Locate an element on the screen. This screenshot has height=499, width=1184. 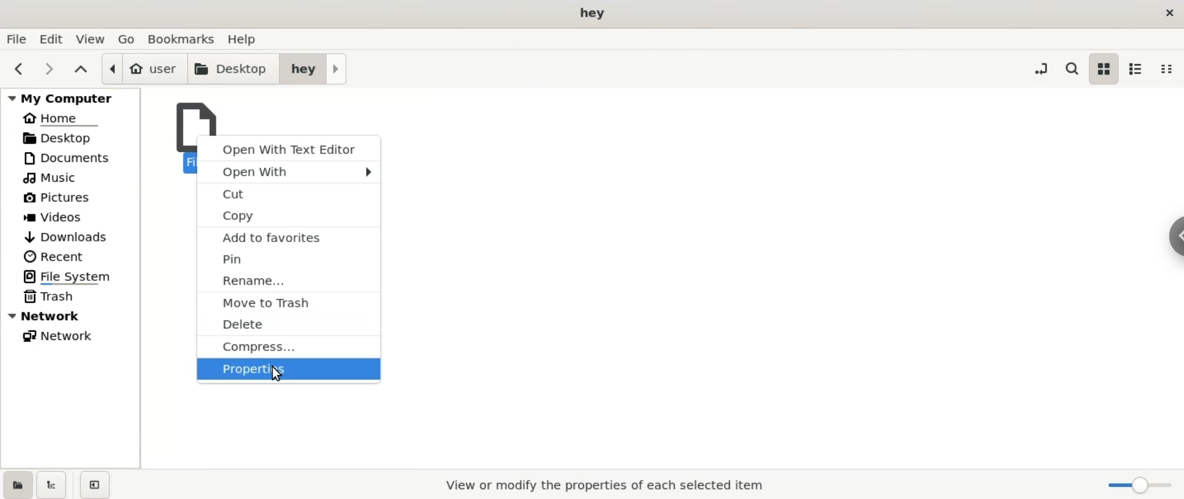
zoom is located at coordinates (1141, 487).